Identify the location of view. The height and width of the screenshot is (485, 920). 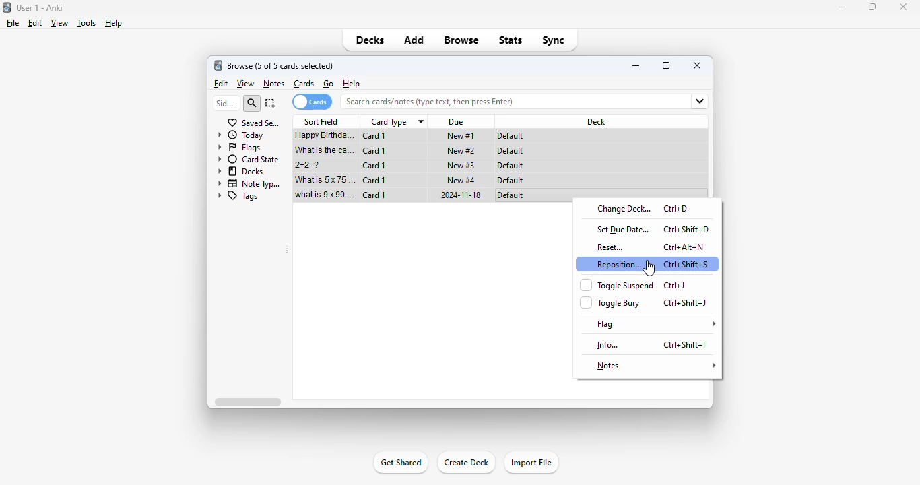
(246, 84).